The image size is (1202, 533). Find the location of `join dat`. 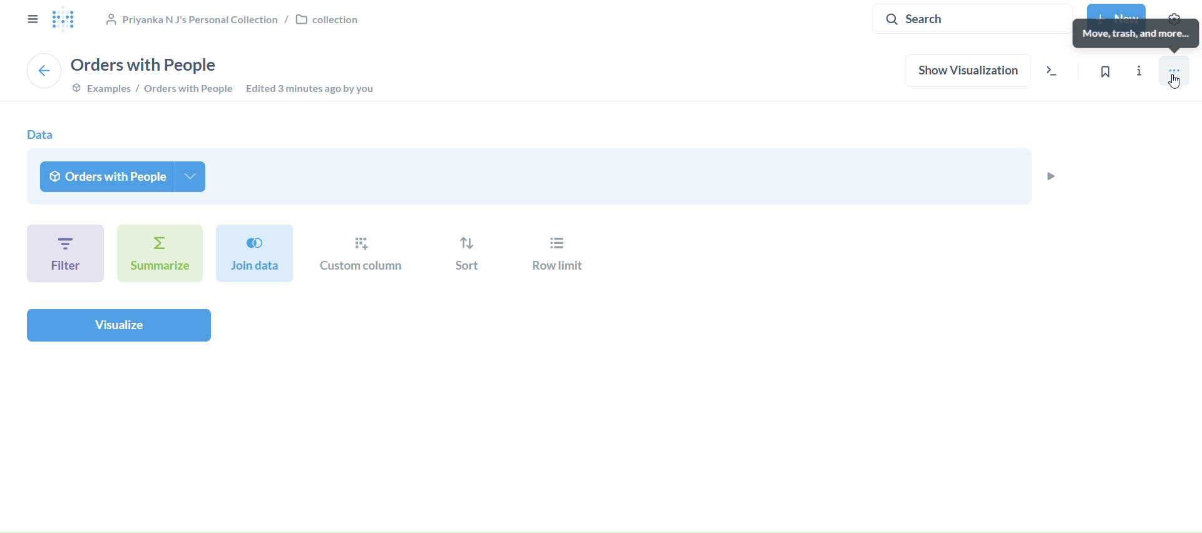

join dat is located at coordinates (252, 253).